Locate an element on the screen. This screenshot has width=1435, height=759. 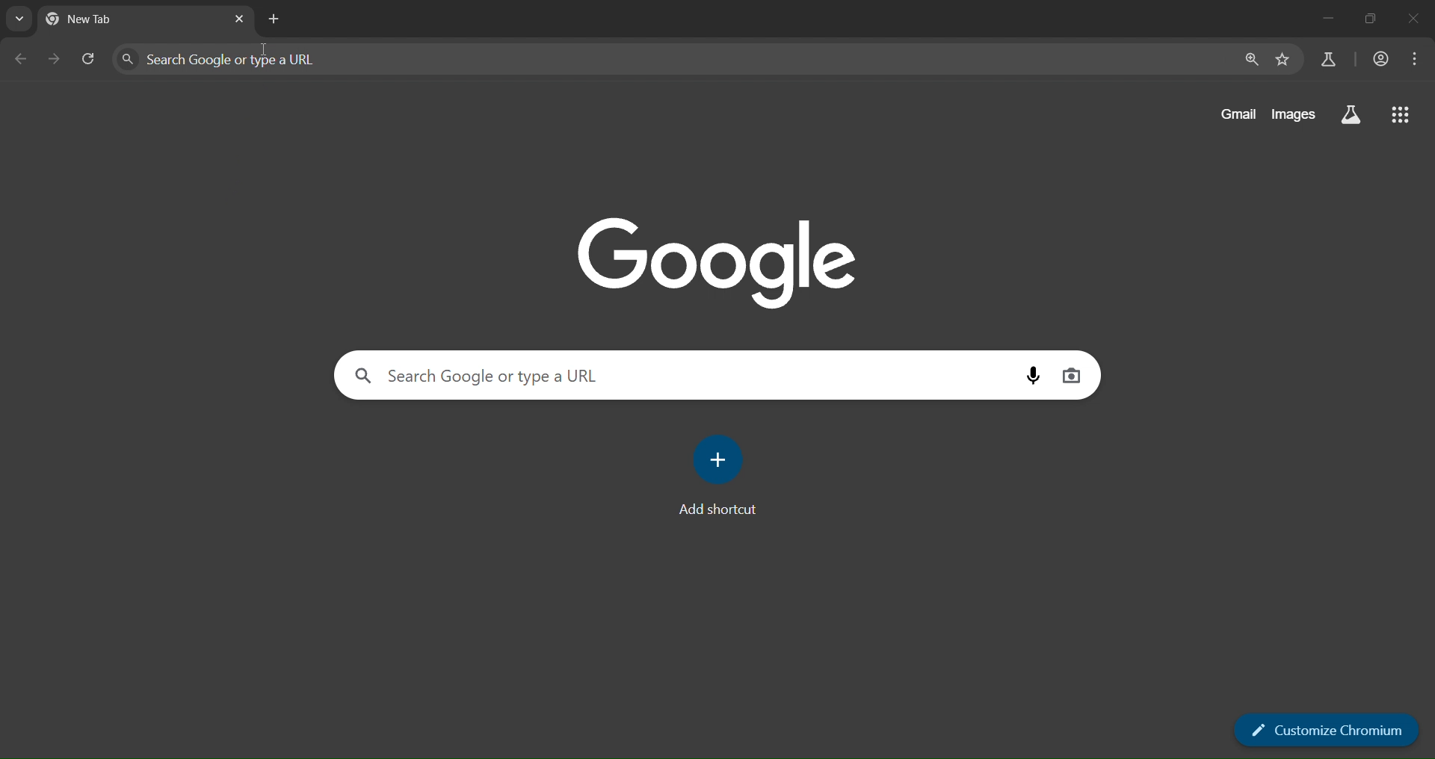
menu is located at coordinates (1414, 62).